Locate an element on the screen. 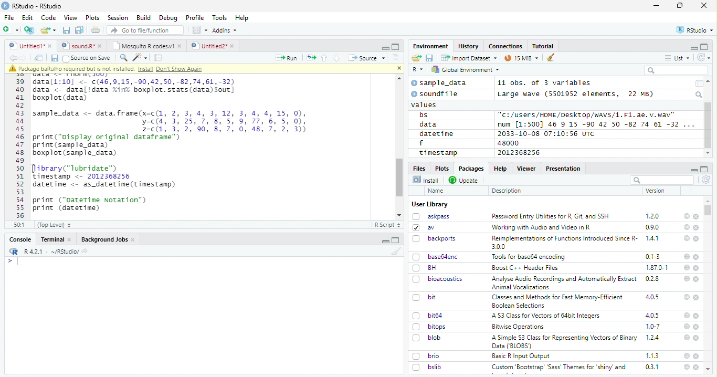 The image size is (717, 377). Large wave (5501952 elements, 22 MB) is located at coordinates (577, 94).